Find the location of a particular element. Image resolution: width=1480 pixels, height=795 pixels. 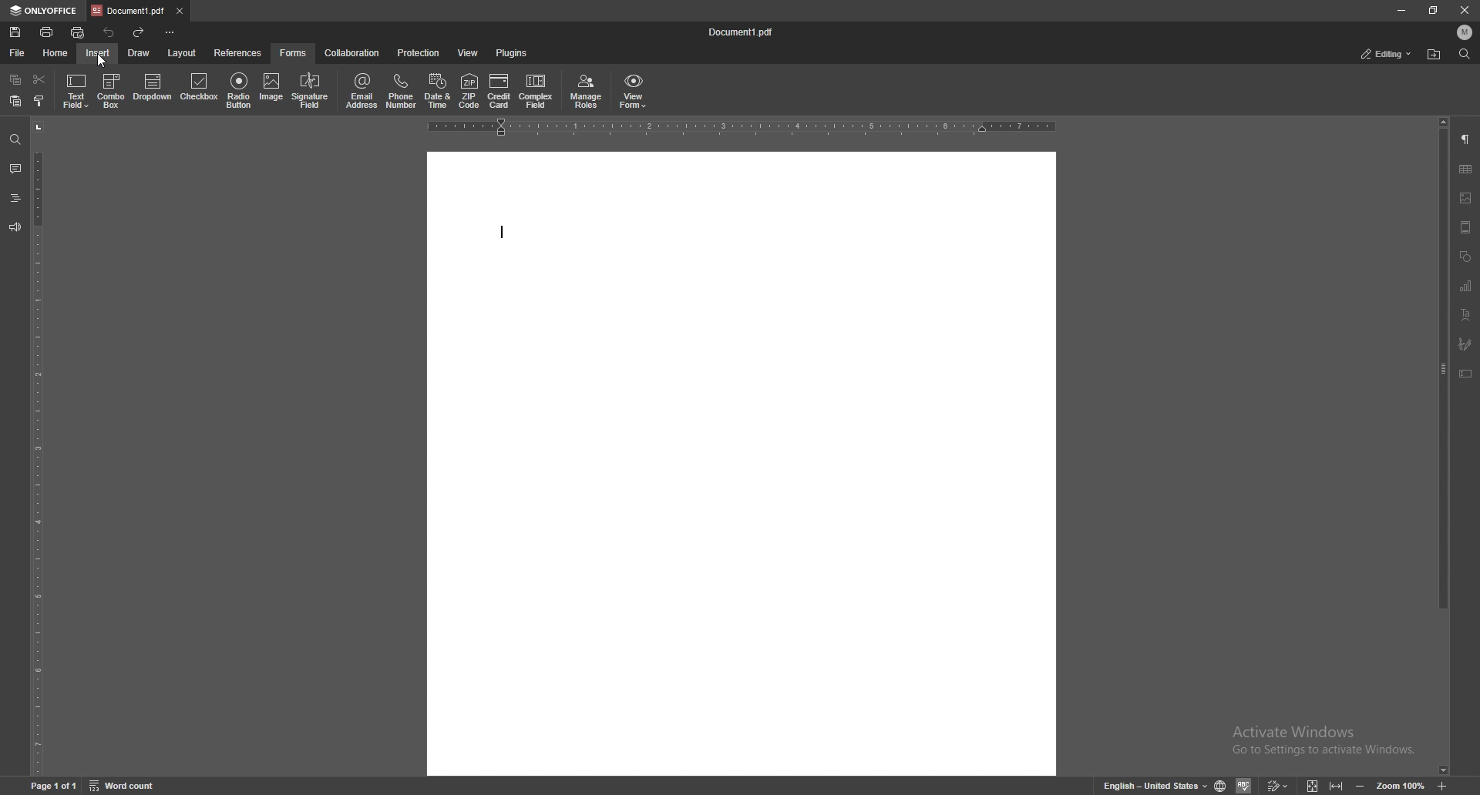

collaboration is located at coordinates (351, 53).